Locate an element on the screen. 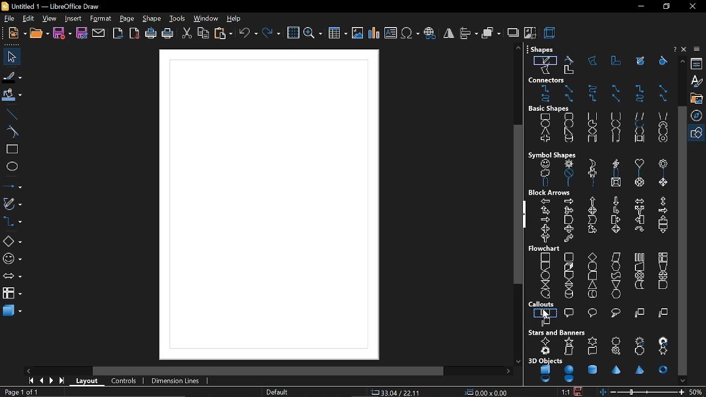  predefined process is located at coordinates (639, 257).